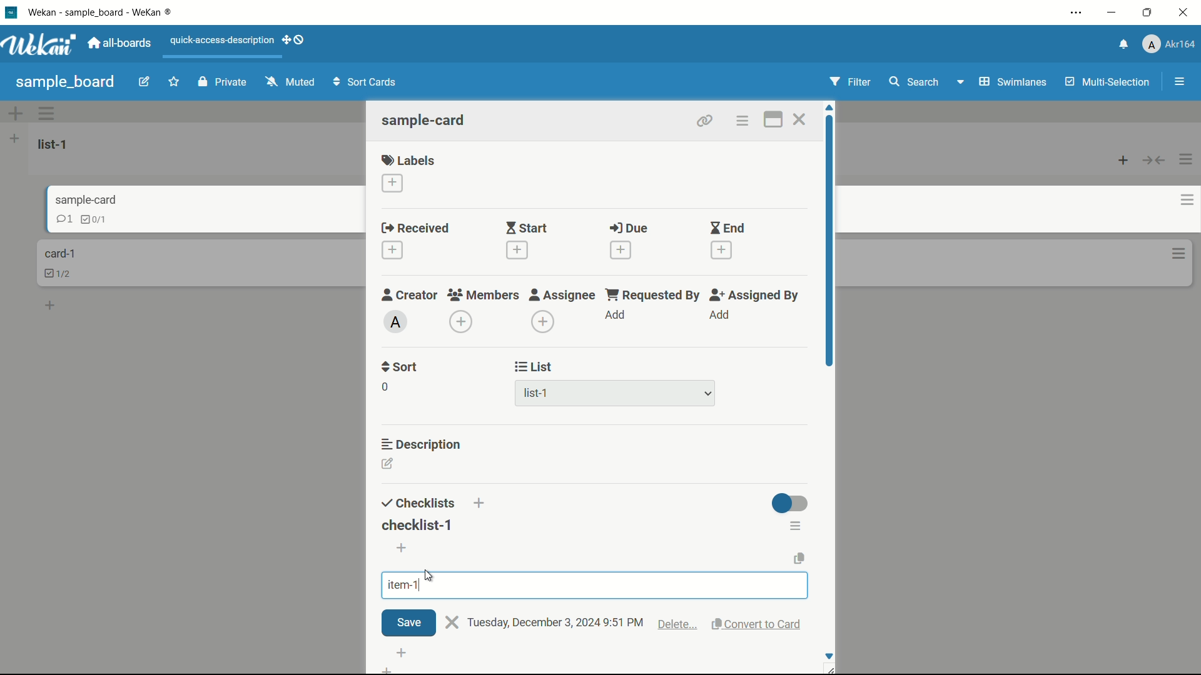  Describe the element at coordinates (404, 585) in the screenshot. I see `item-1` at that location.